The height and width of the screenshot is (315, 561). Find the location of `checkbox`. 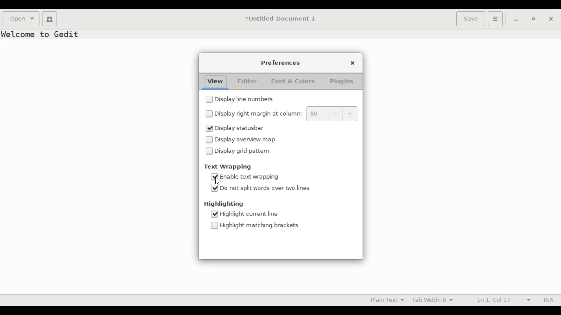

checkbox is located at coordinates (209, 114).